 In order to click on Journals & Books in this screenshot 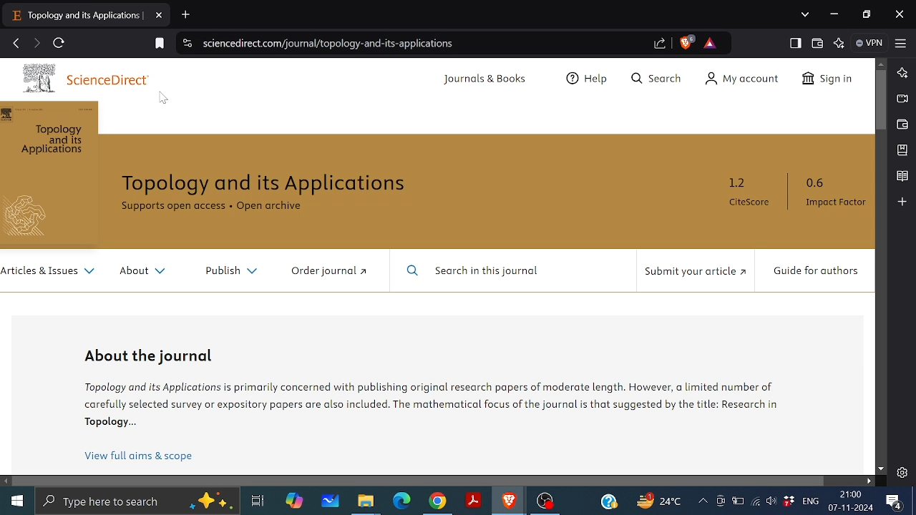, I will do `click(482, 80)`.